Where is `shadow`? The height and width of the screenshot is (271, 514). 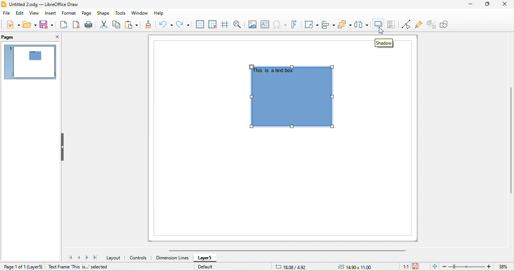
shadow is located at coordinates (385, 44).